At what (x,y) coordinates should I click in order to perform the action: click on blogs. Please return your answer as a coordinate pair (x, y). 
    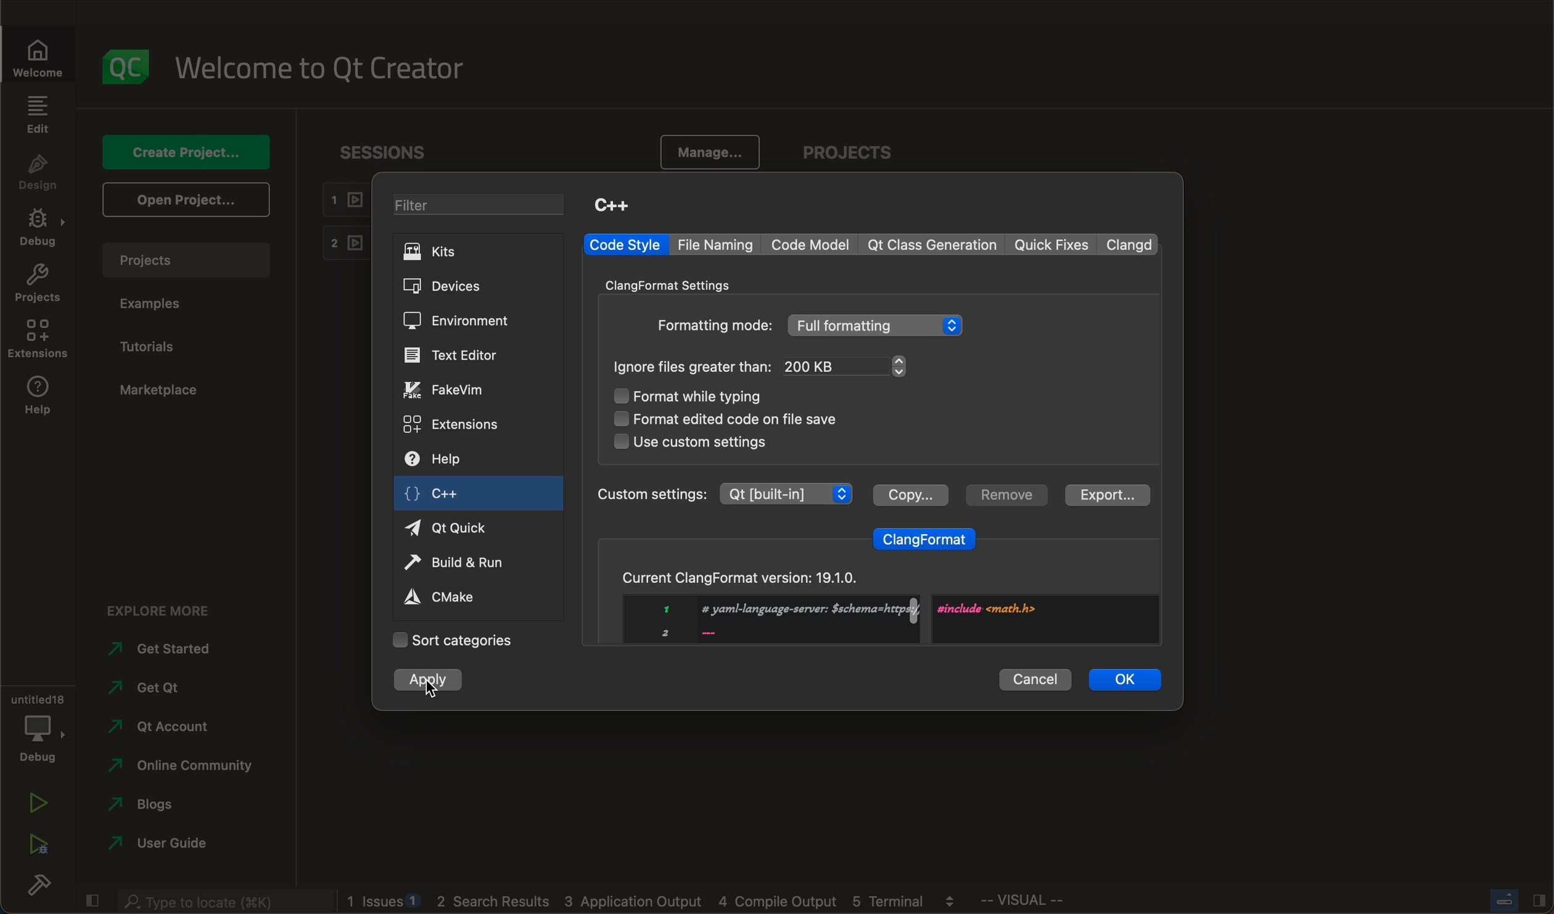
    Looking at the image, I should click on (160, 807).